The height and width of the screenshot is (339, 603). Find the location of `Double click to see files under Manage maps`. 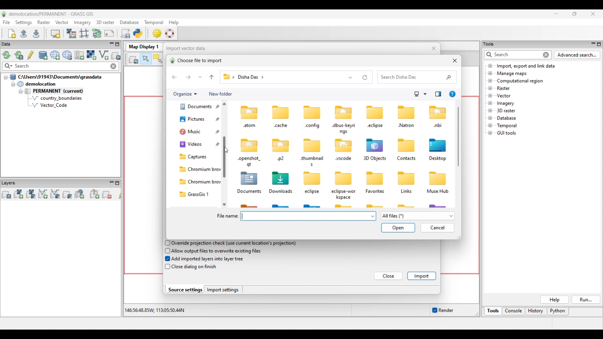

Double click to see files under Manage maps is located at coordinates (512, 74).